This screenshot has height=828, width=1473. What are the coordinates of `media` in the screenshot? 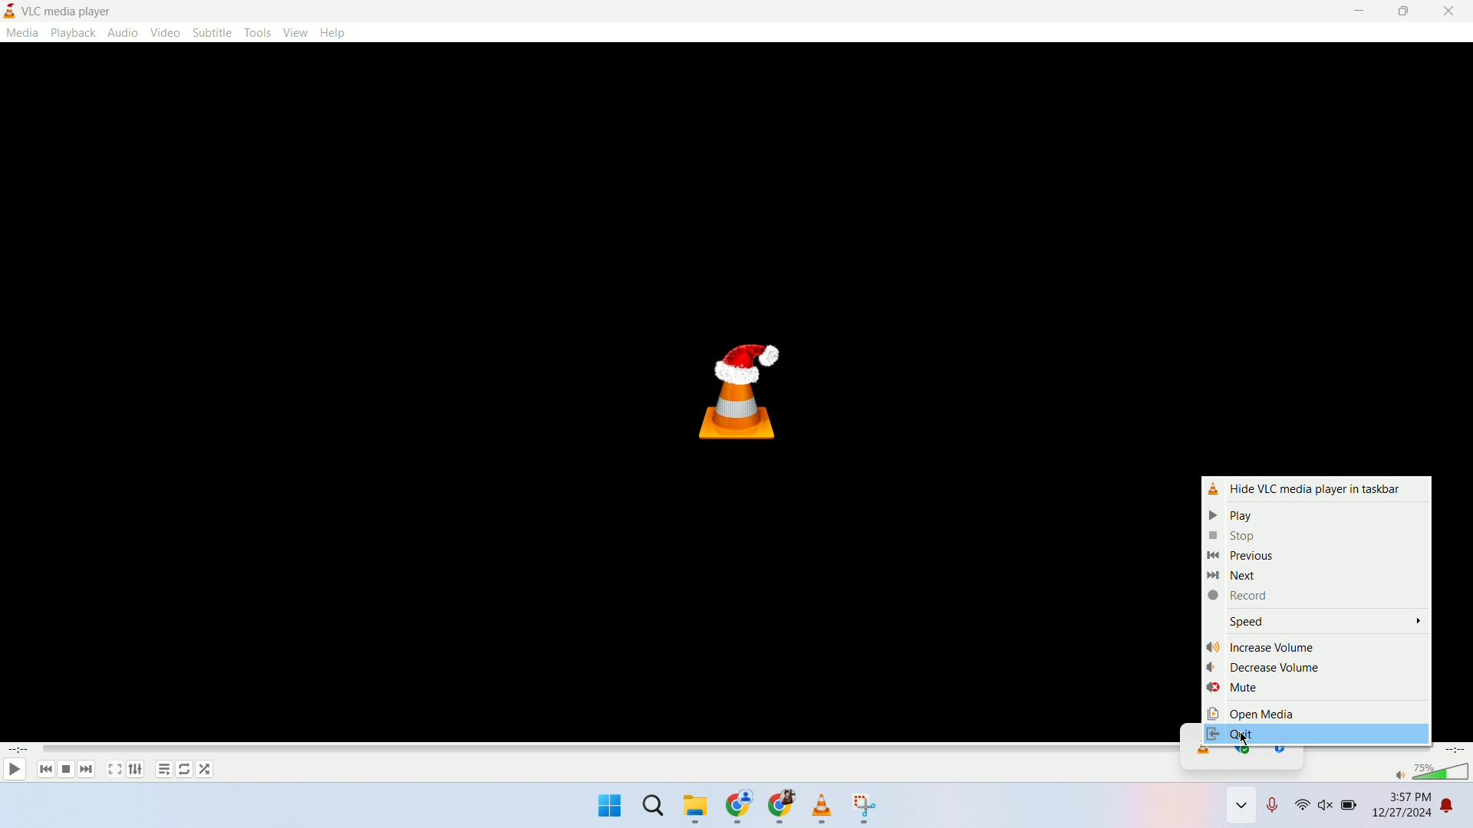 It's located at (21, 32).